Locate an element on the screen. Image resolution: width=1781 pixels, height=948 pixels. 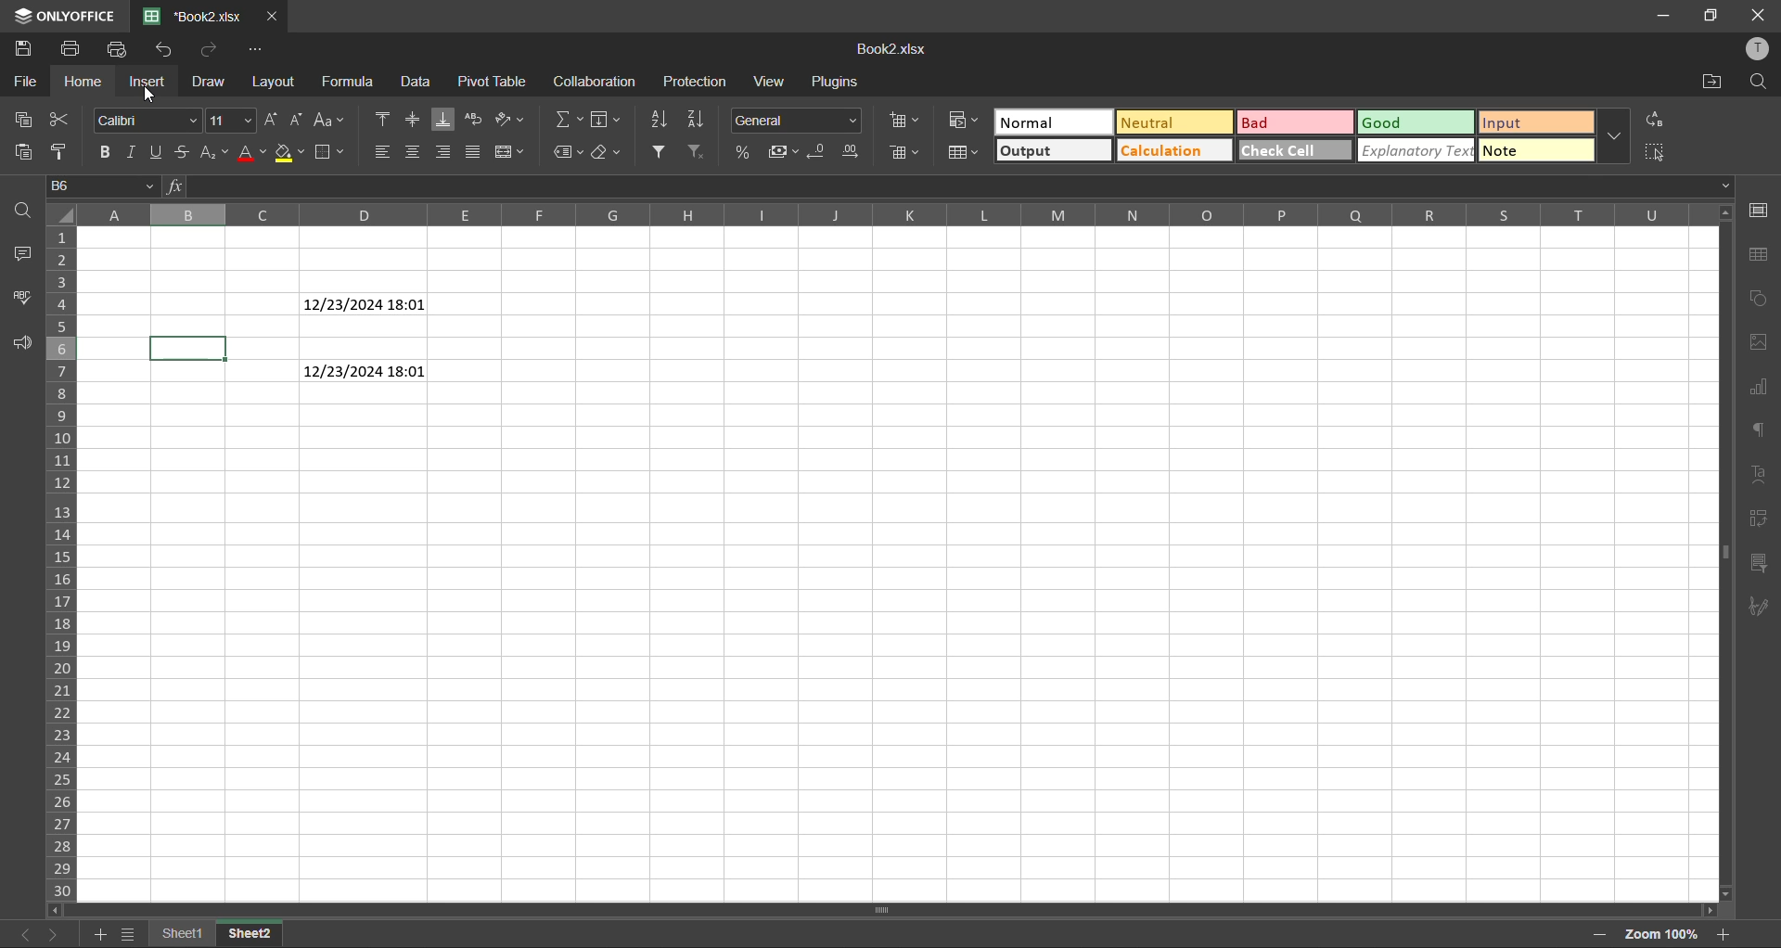
image is located at coordinates (1758, 342).